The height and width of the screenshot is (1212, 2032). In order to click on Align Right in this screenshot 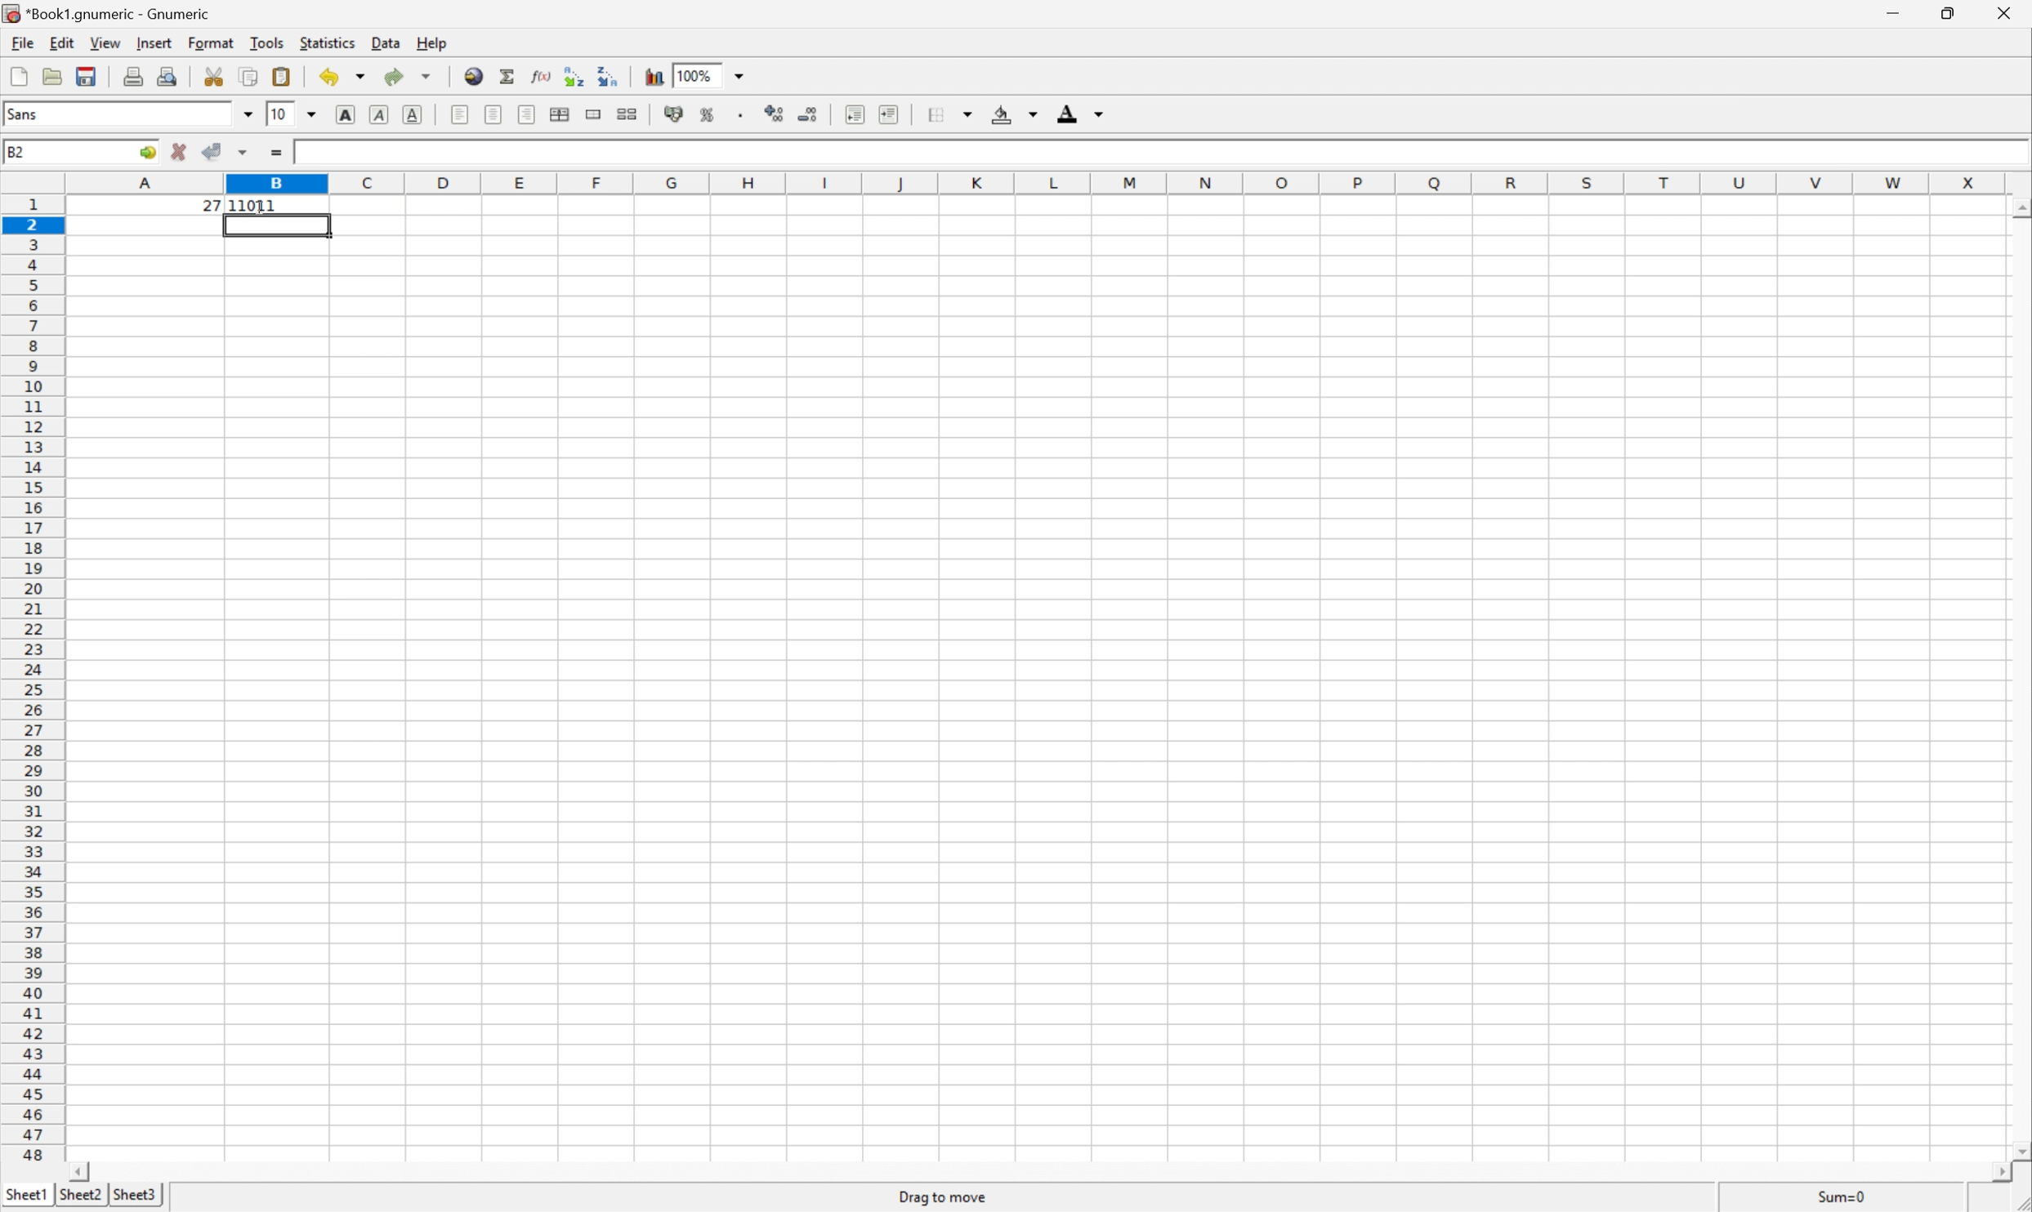, I will do `click(527, 114)`.